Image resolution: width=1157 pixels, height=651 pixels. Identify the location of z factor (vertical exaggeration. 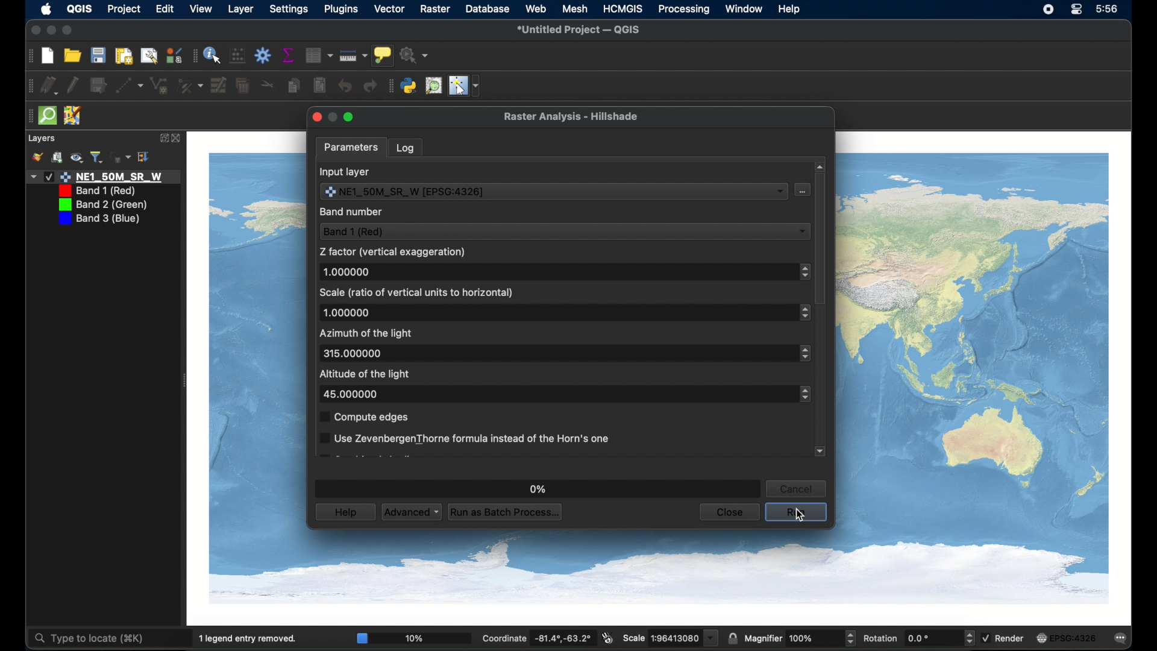
(396, 252).